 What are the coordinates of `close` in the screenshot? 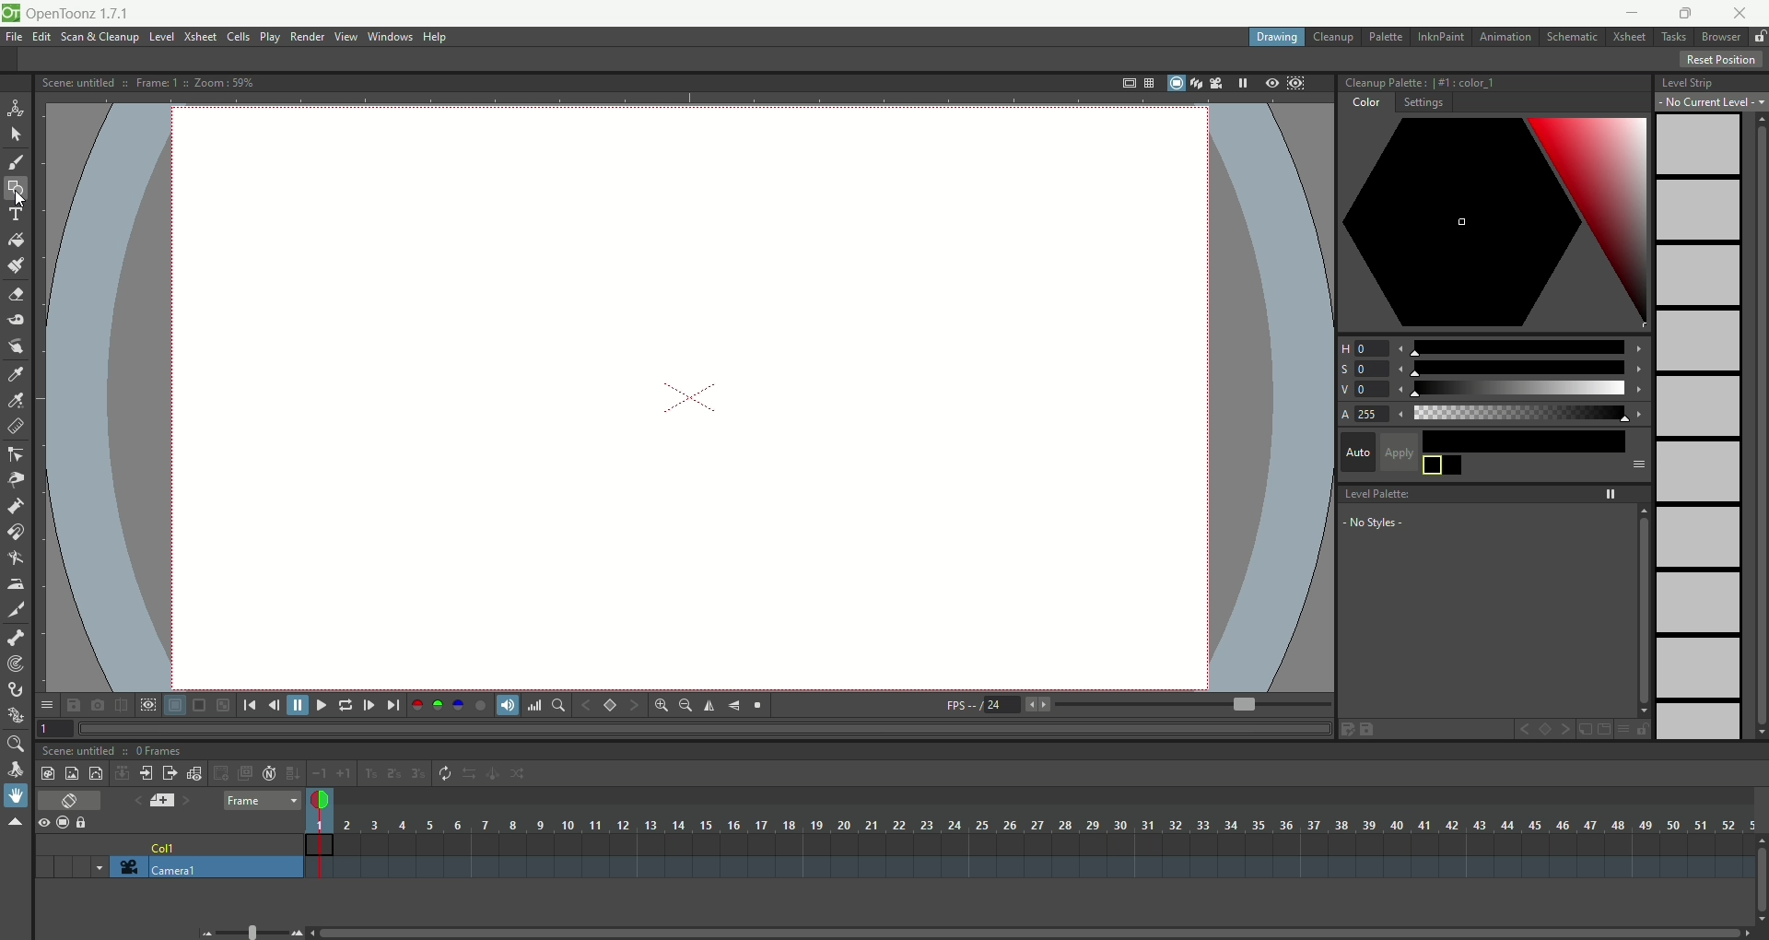 It's located at (1735, 15).